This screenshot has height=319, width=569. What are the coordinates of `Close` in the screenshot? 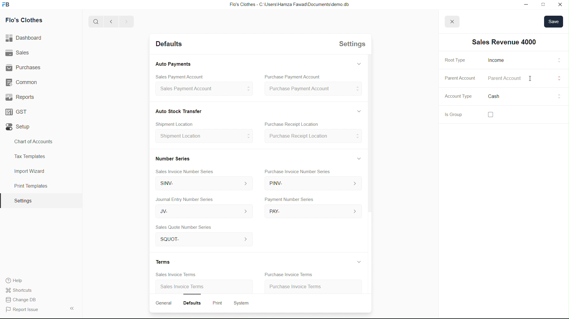 It's located at (560, 4).